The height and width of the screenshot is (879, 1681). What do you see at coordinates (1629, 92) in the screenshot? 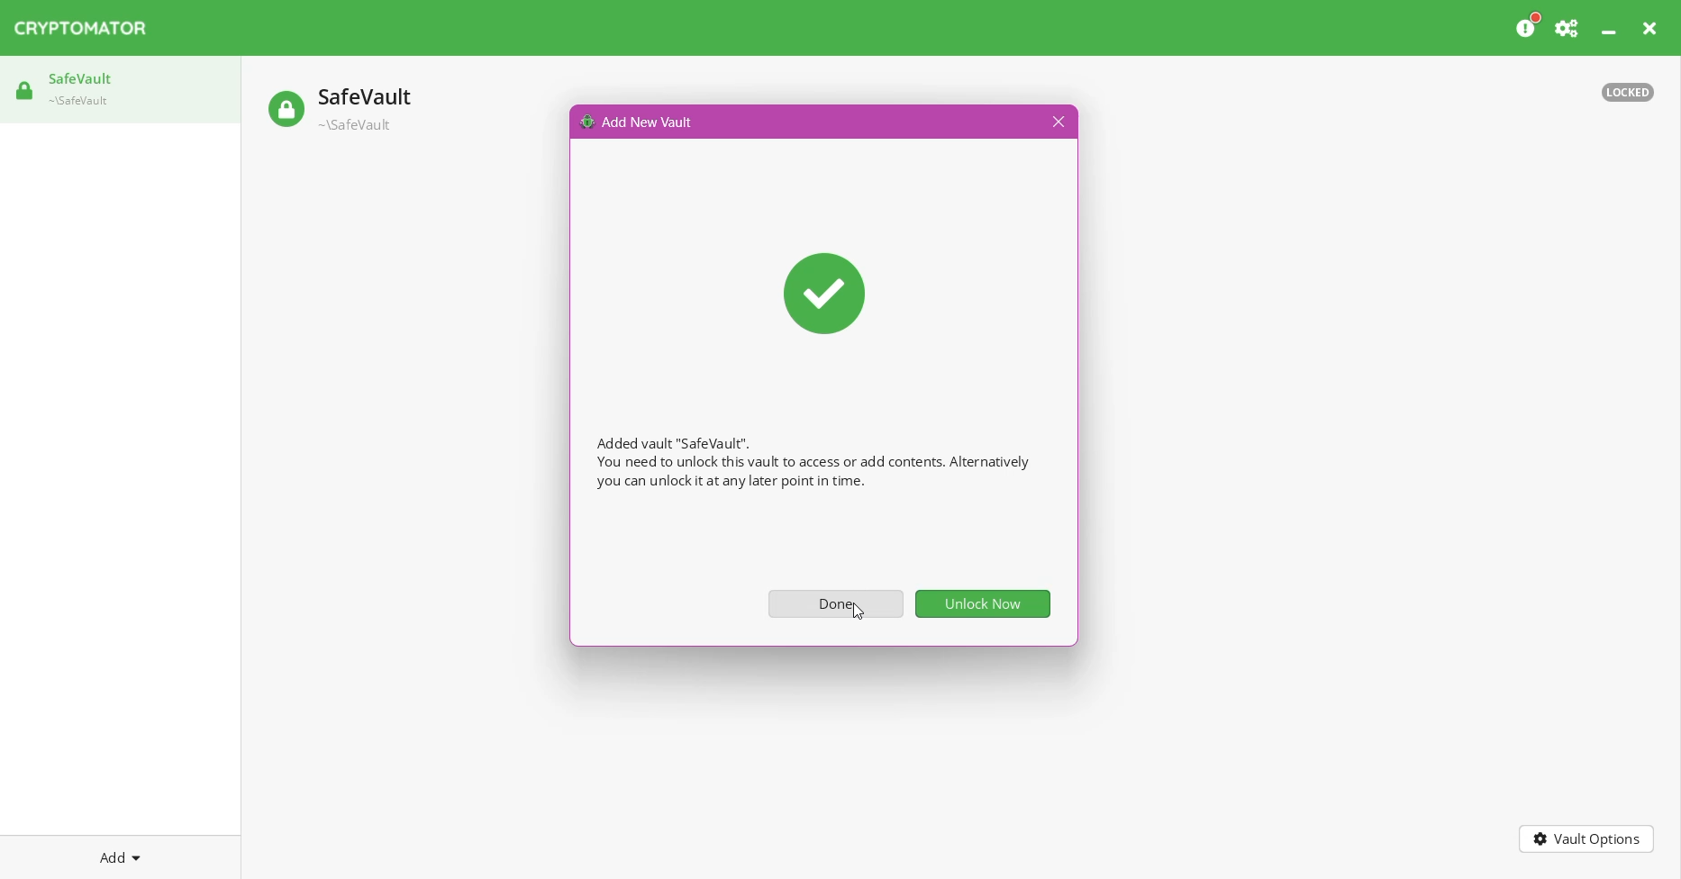
I see `Vault status` at bounding box center [1629, 92].